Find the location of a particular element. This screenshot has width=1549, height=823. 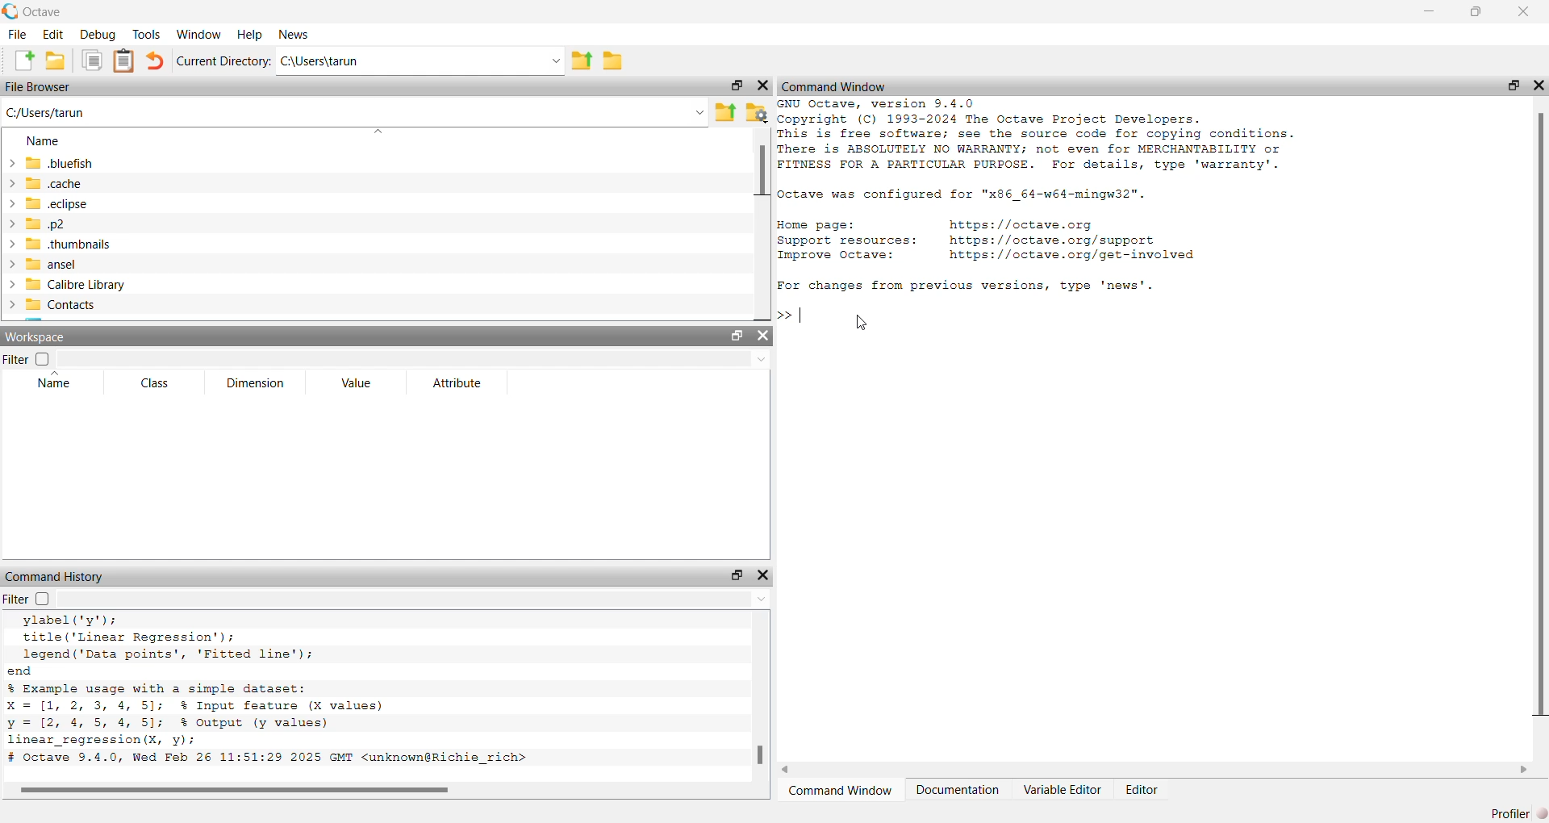

.eclipse is located at coordinates (100, 203).